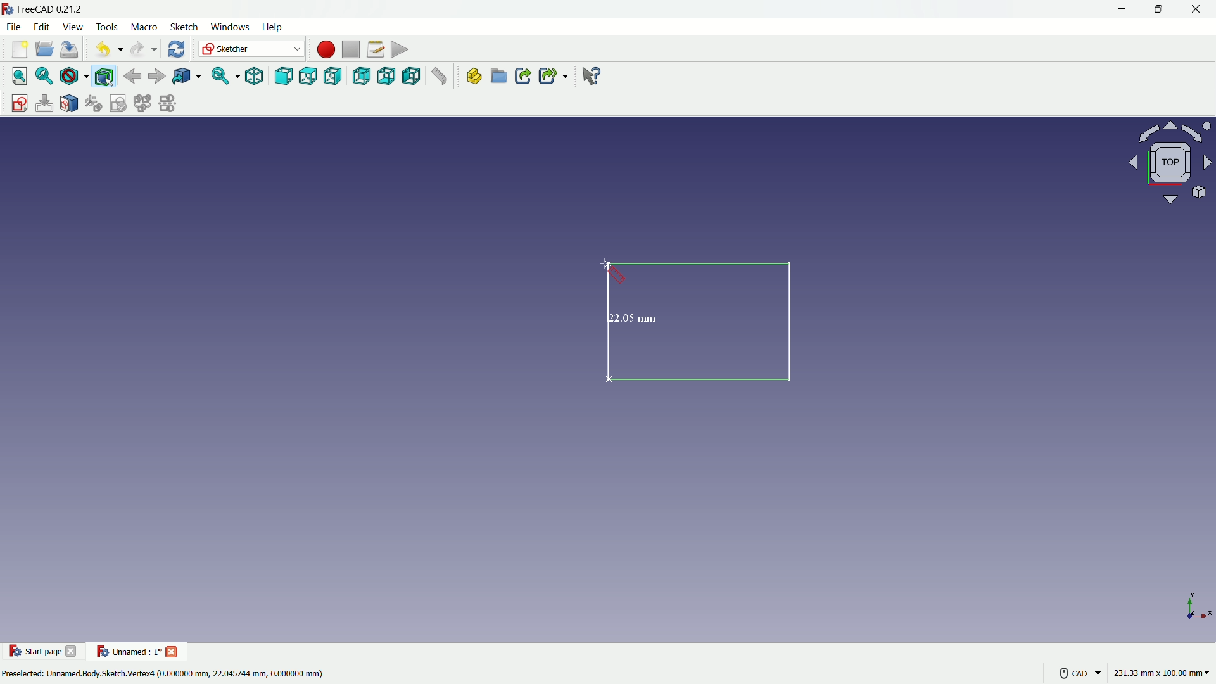 Image resolution: width=1216 pixels, height=684 pixels. What do you see at coordinates (184, 27) in the screenshot?
I see `sketch menu` at bounding box center [184, 27].